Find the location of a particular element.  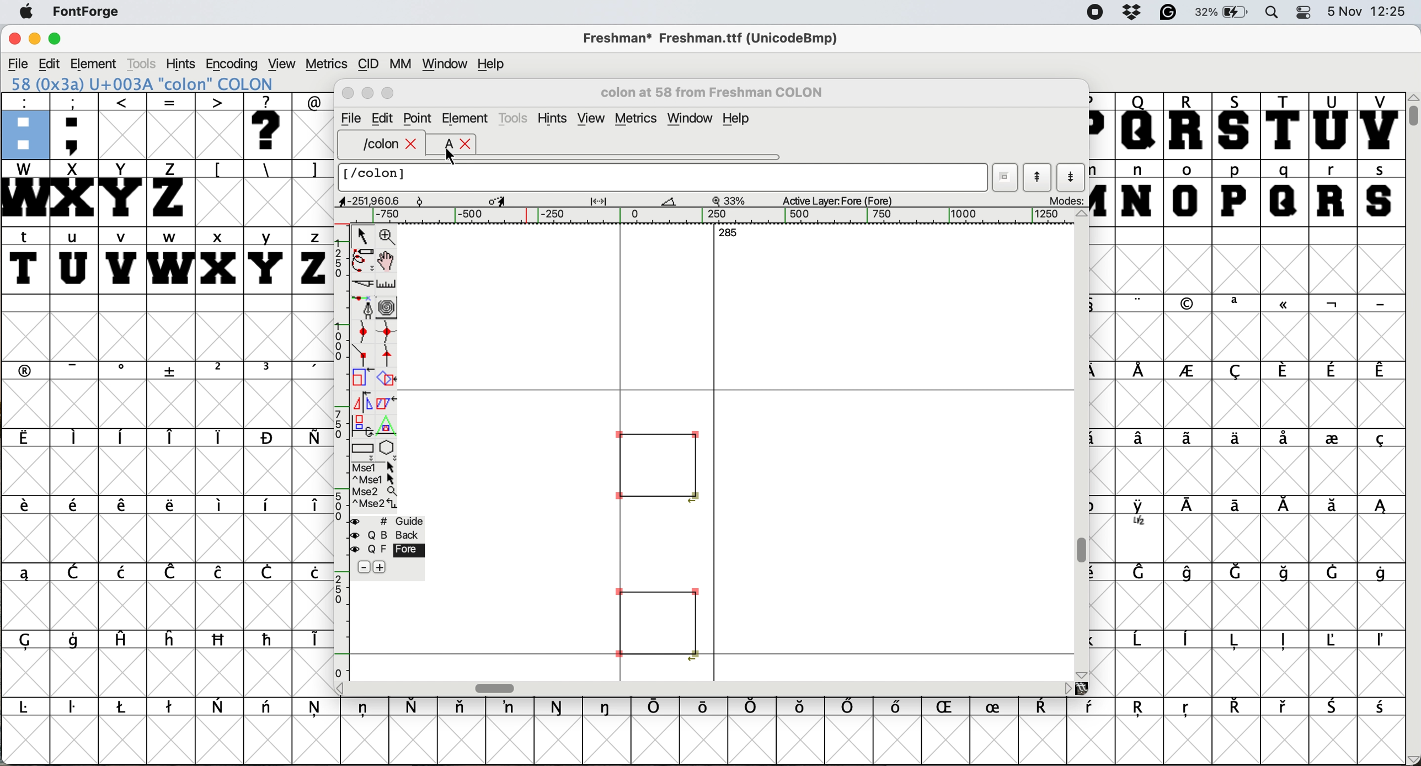

V is located at coordinates (1380, 125).